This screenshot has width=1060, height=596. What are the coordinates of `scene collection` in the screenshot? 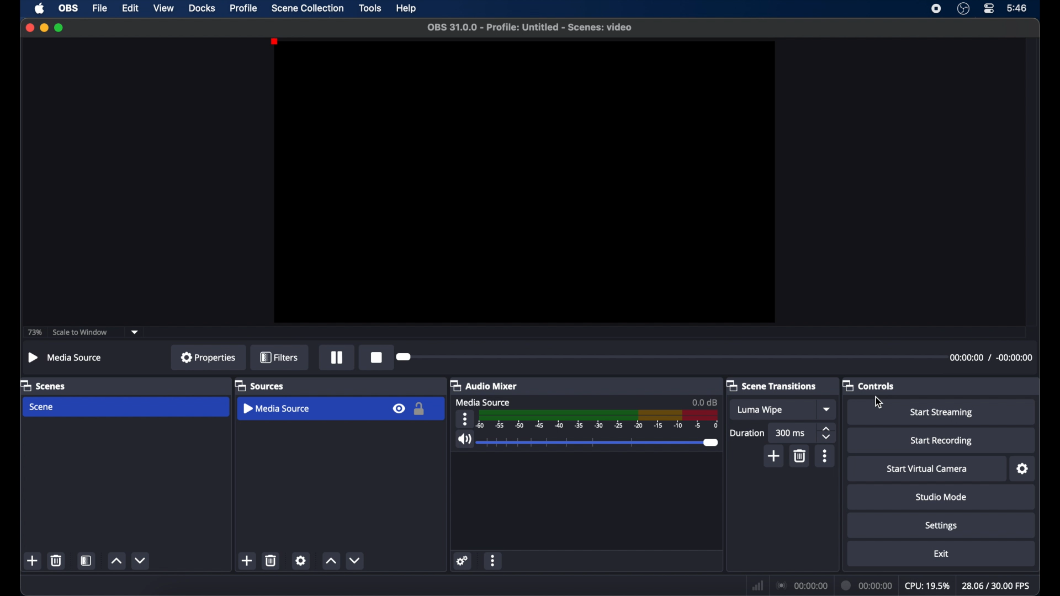 It's located at (308, 8).